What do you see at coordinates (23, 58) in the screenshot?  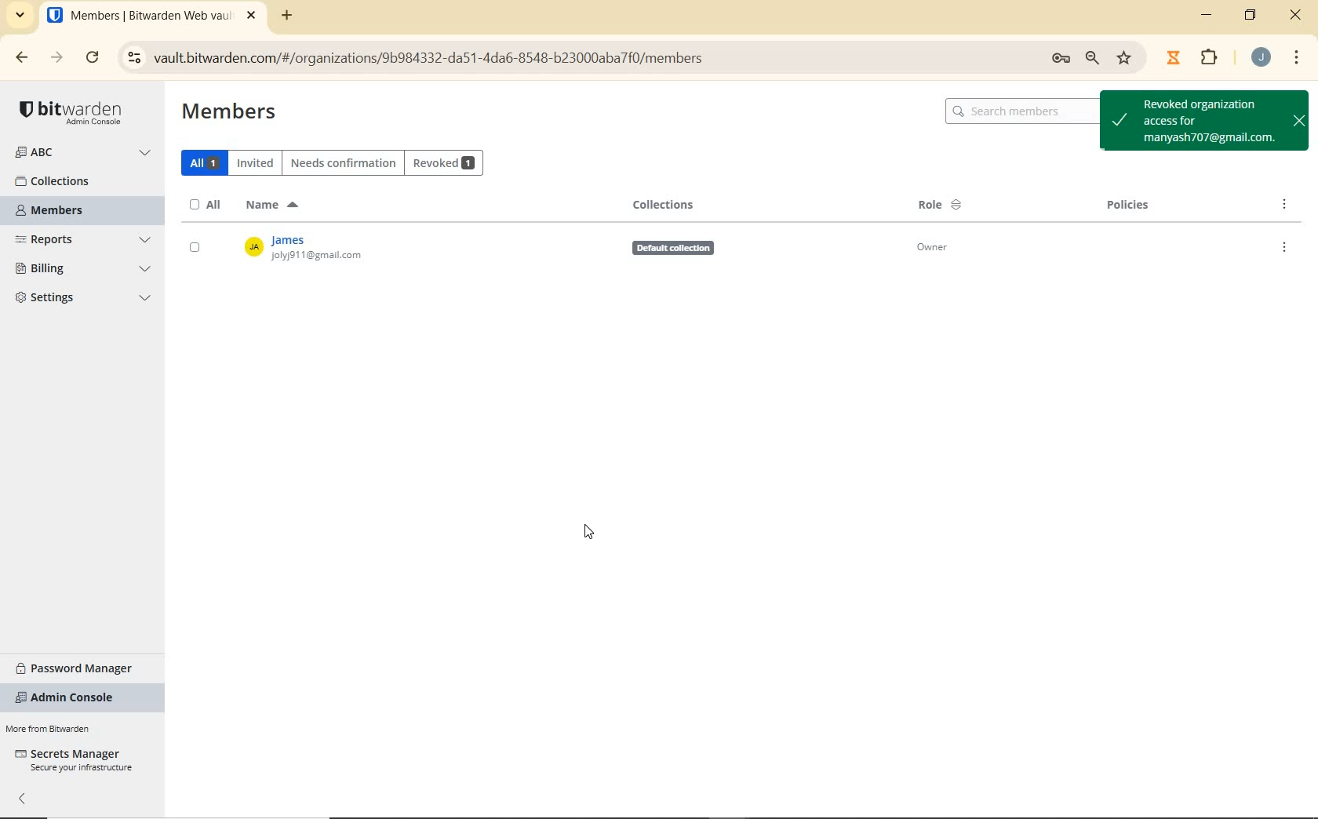 I see `BACK` at bounding box center [23, 58].